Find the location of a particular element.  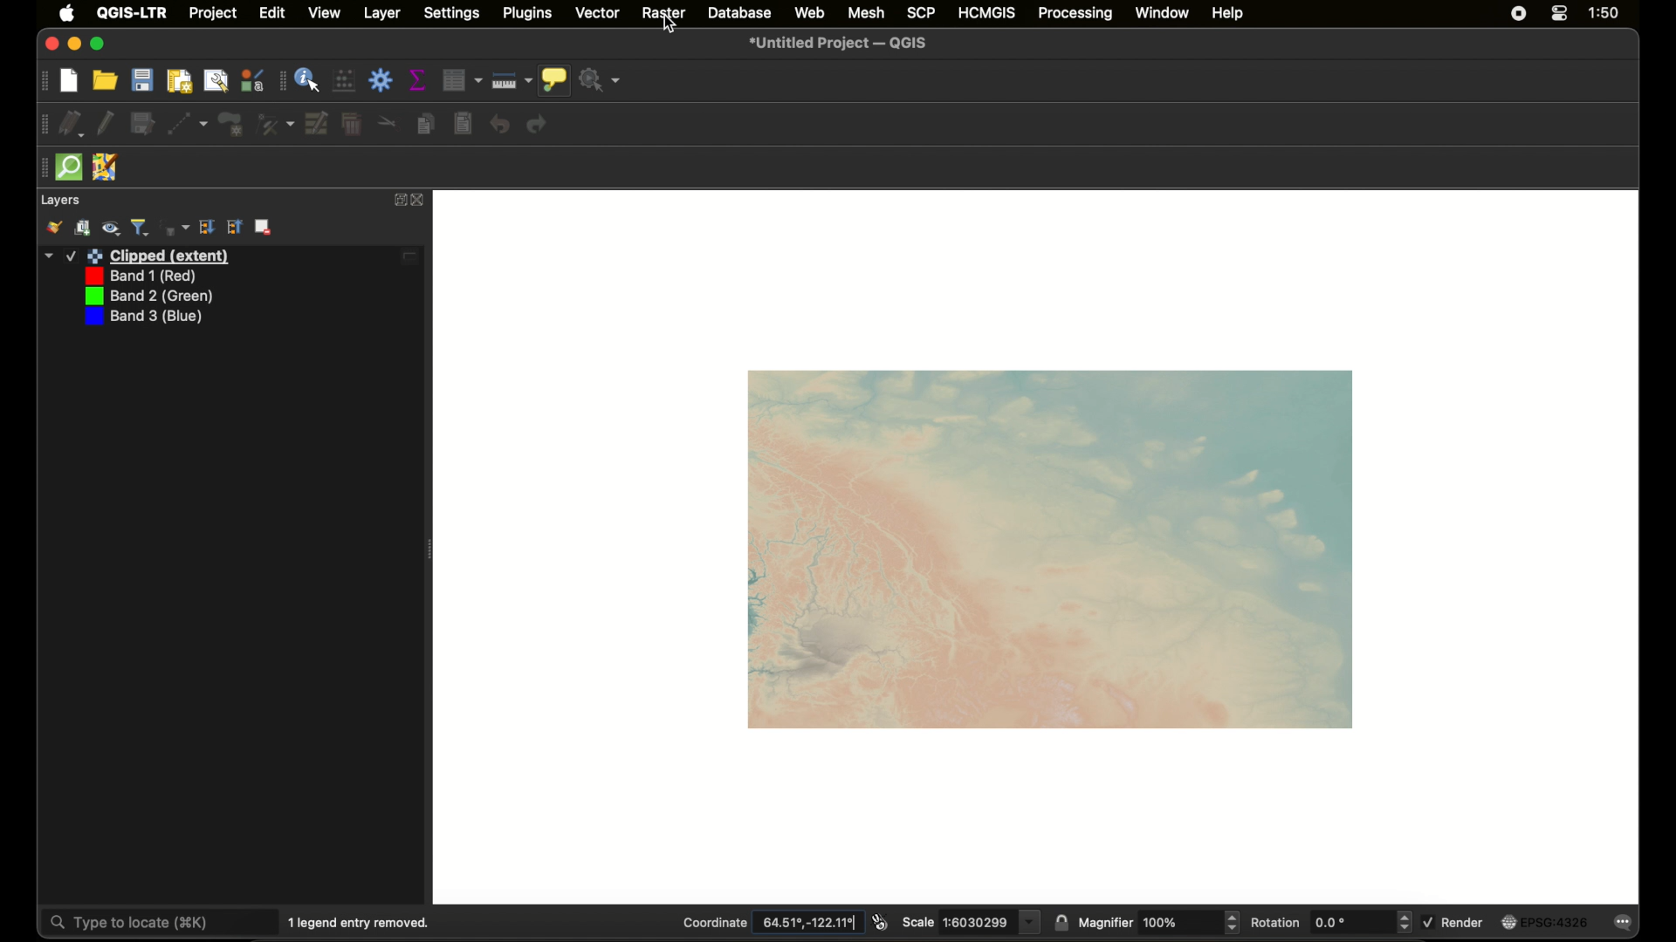

digitize with segment is located at coordinates (189, 124).